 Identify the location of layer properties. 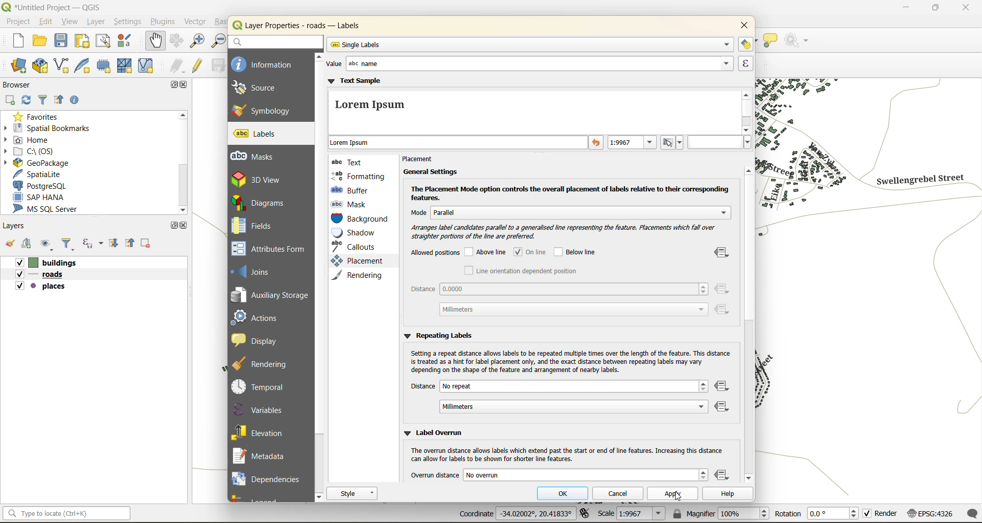
(306, 26).